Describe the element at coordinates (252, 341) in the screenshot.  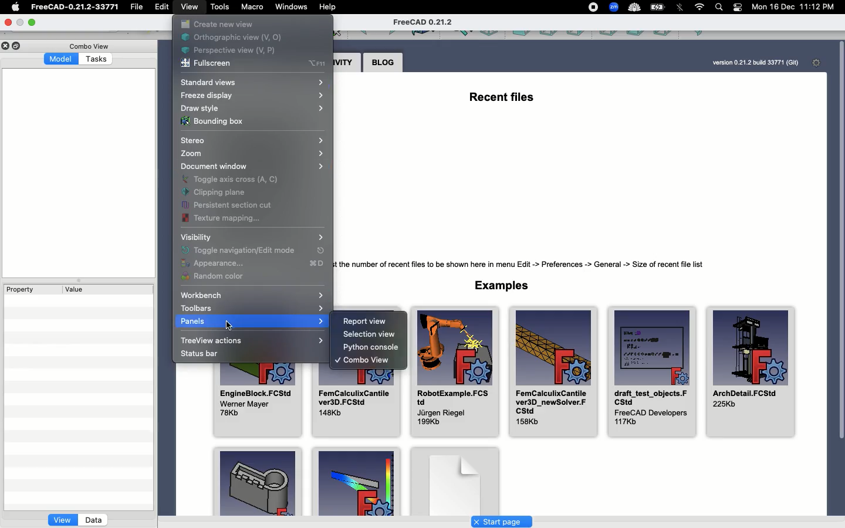
I see `TreeView actions` at that location.